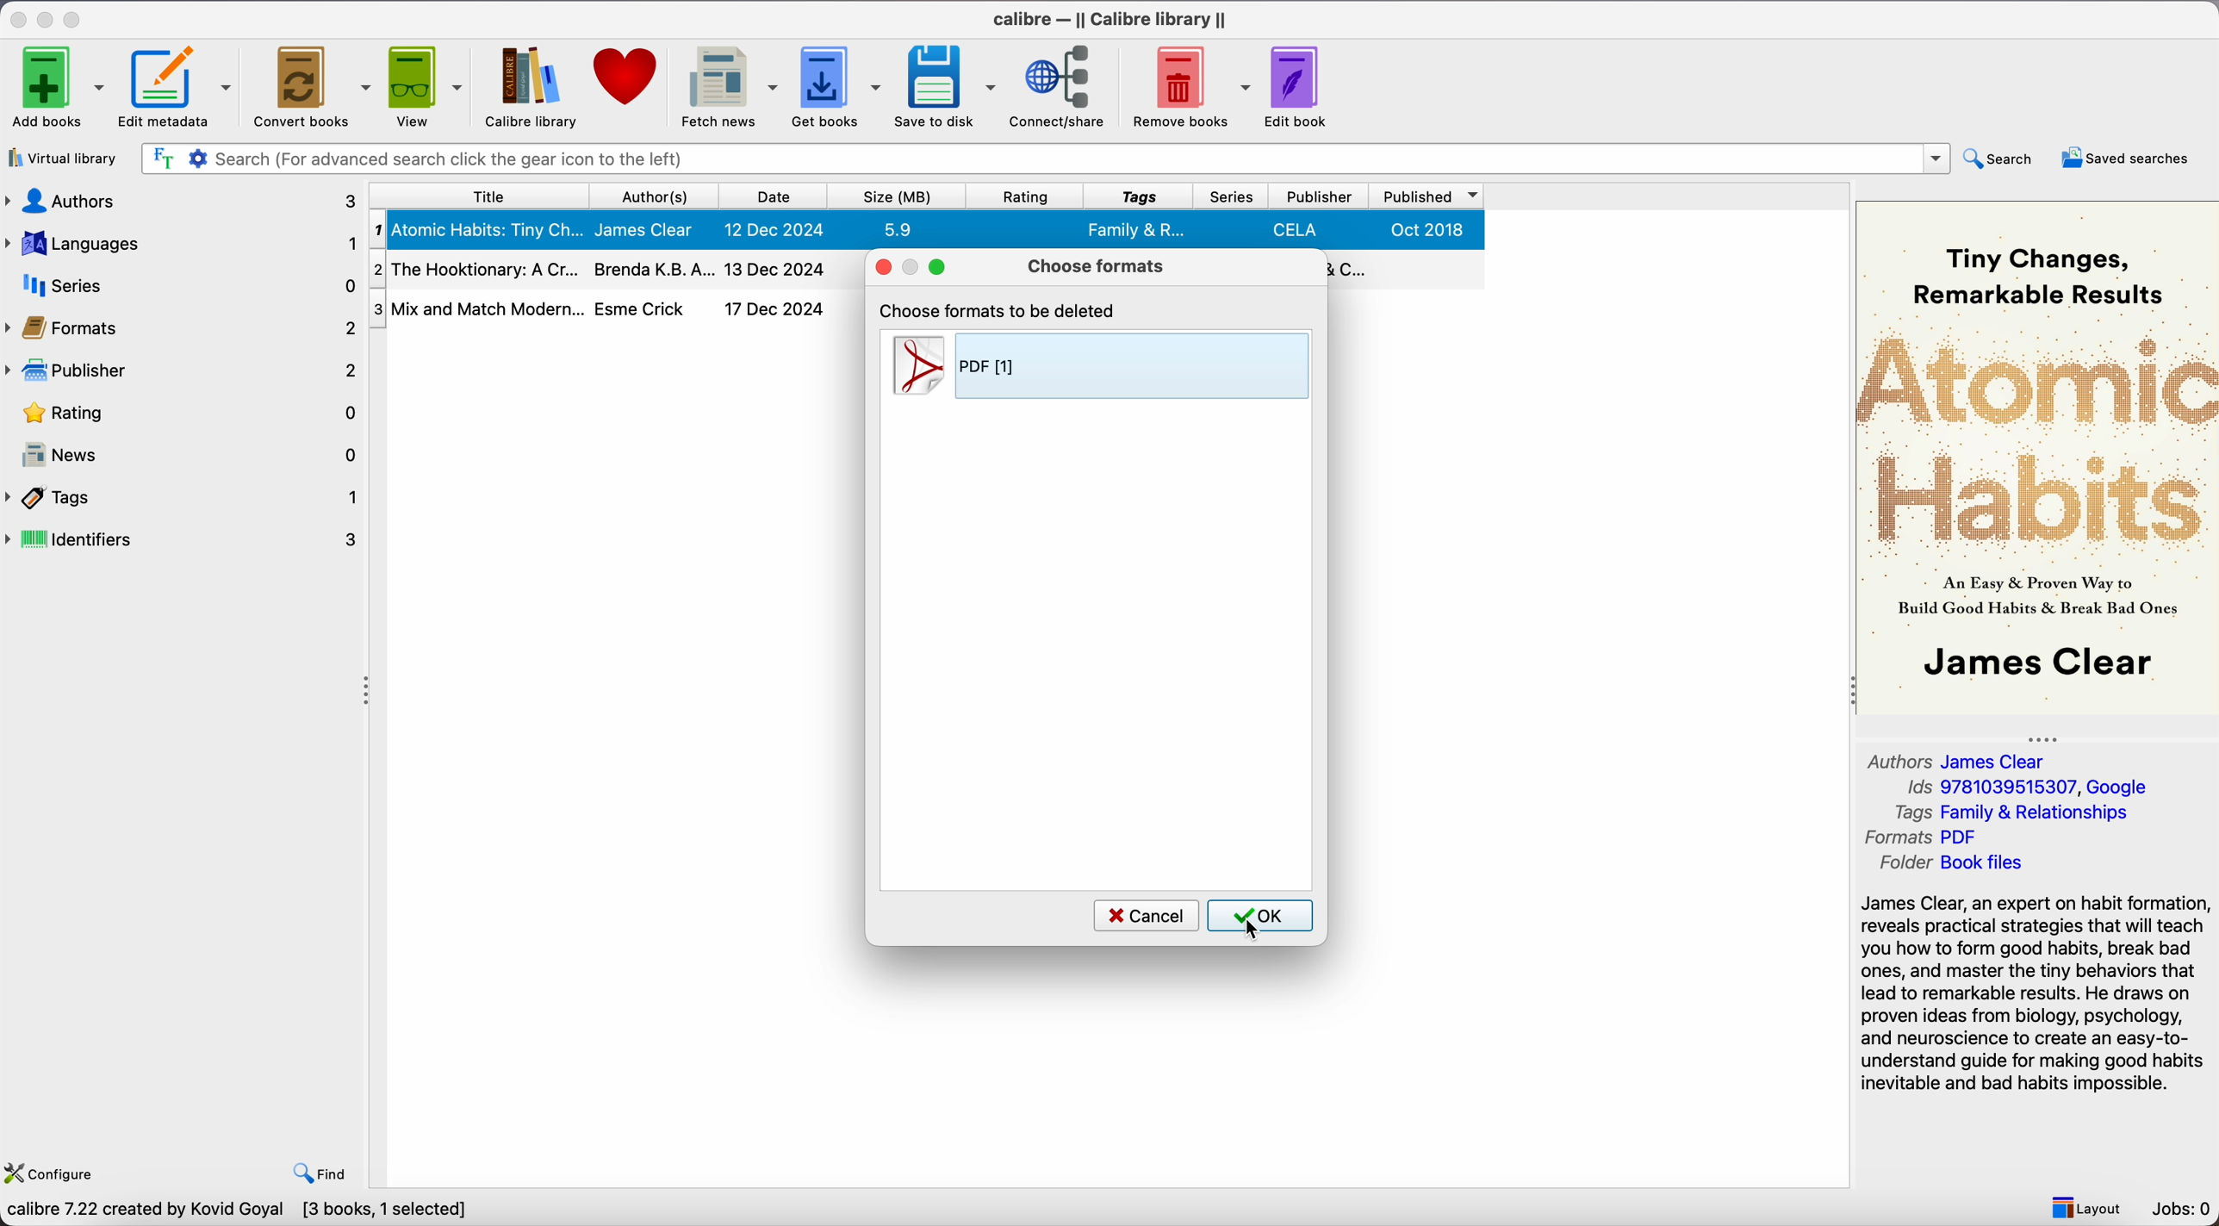  What do you see at coordinates (777, 309) in the screenshot?
I see `17 Dec 2024` at bounding box center [777, 309].